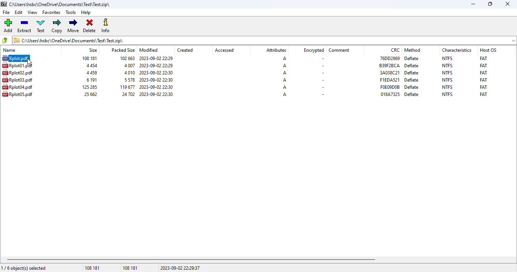 The width and height of the screenshot is (517, 272). Describe the element at coordinates (127, 94) in the screenshot. I see `packed size` at that location.